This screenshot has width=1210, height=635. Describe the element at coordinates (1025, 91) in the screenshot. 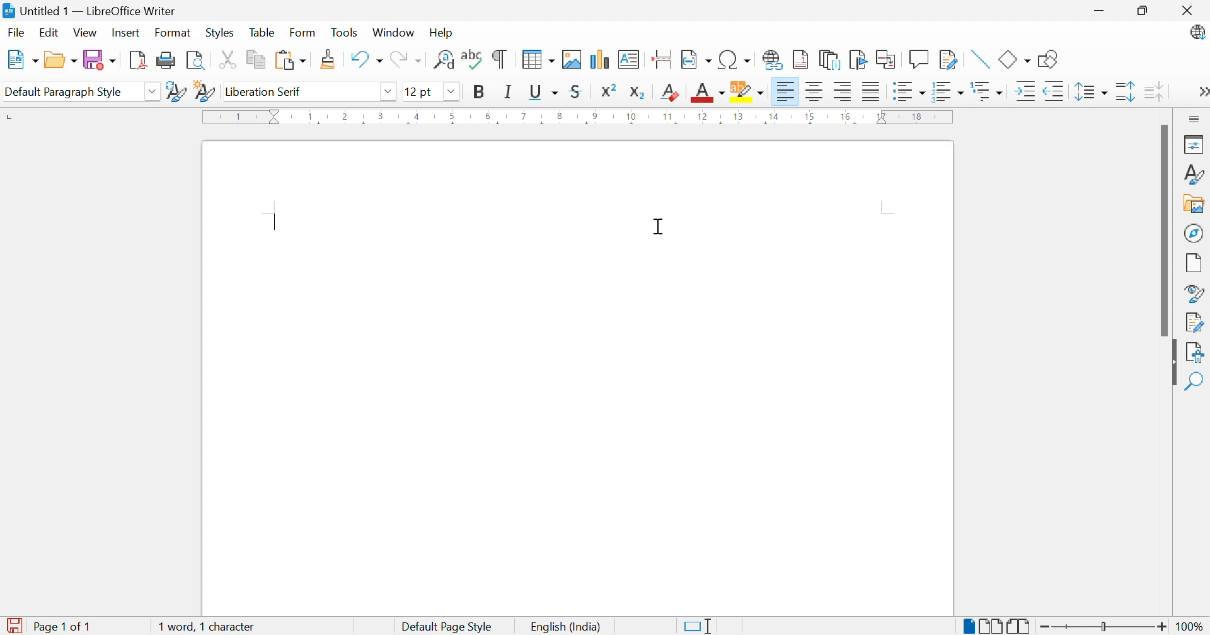

I see `Increase Indent` at that location.